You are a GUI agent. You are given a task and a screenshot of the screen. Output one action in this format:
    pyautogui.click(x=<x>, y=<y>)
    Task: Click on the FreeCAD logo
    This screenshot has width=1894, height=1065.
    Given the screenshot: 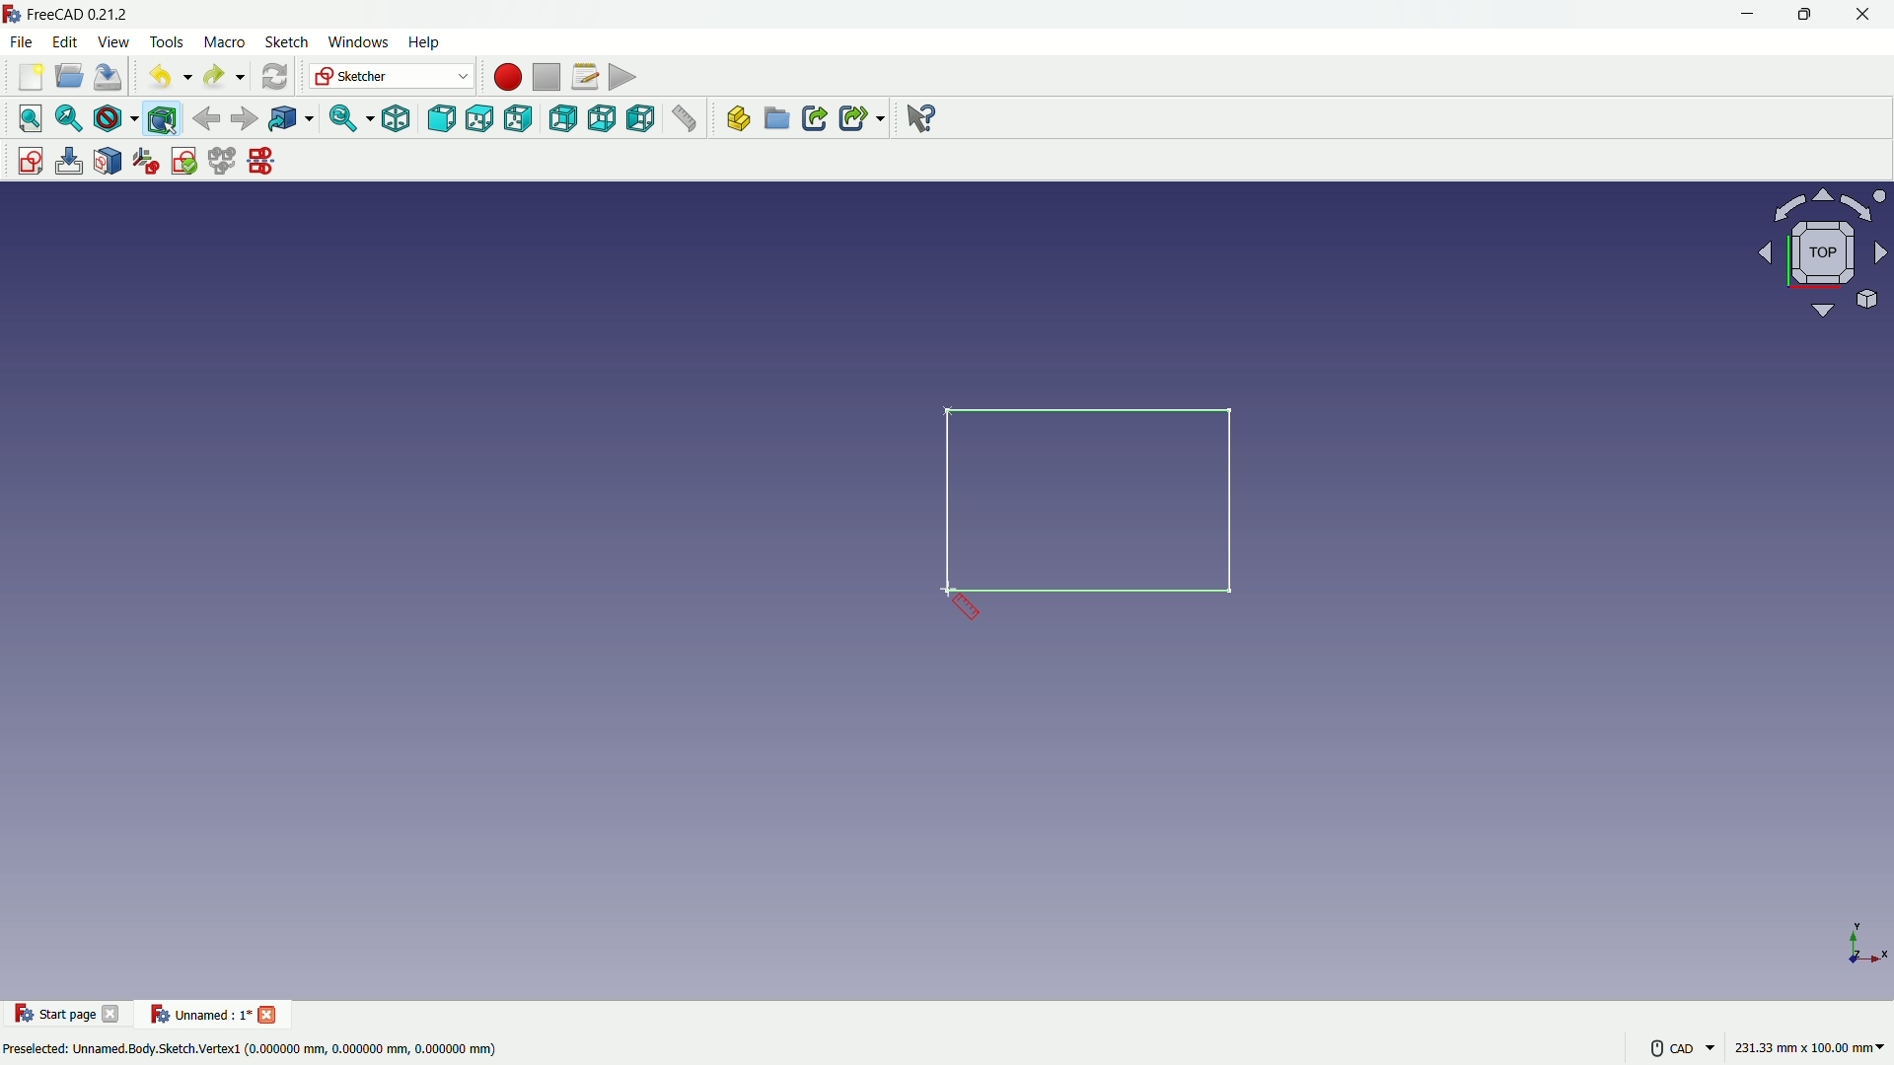 What is the action you would take?
    pyautogui.click(x=12, y=14)
    